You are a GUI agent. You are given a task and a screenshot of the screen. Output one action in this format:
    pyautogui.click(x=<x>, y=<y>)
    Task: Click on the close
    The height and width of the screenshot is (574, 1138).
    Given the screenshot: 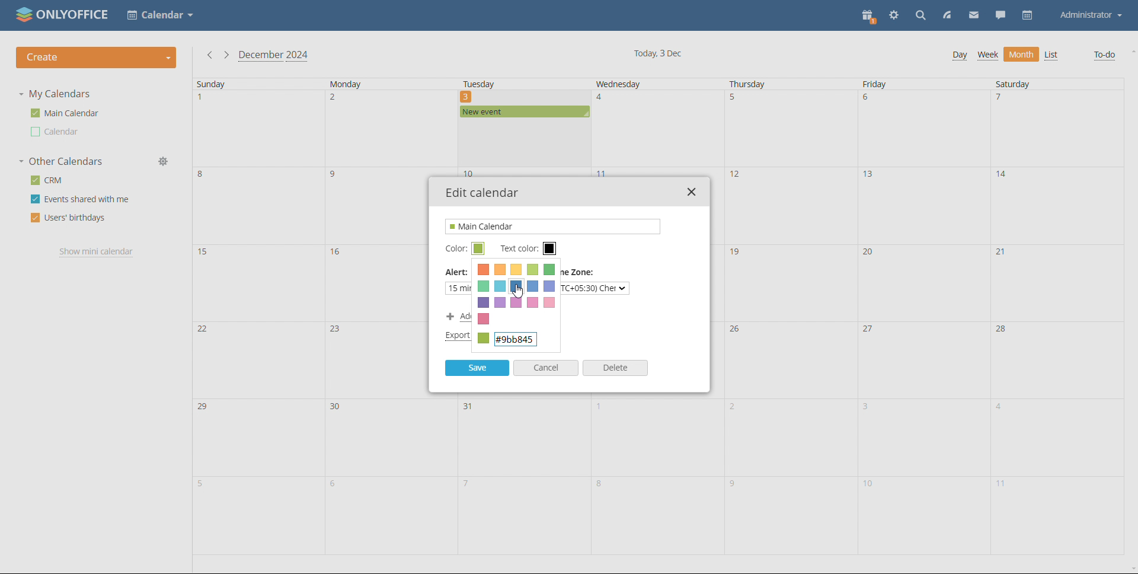 What is the action you would take?
    pyautogui.click(x=691, y=192)
    